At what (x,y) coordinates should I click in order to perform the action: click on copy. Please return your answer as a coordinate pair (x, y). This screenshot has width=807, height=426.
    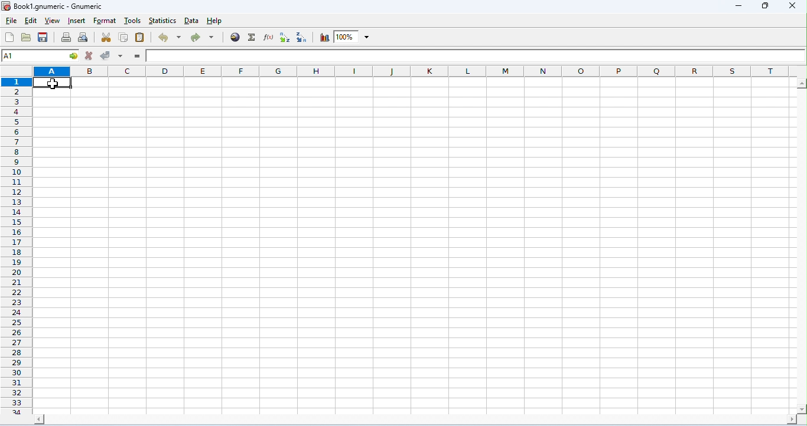
    Looking at the image, I should click on (123, 36).